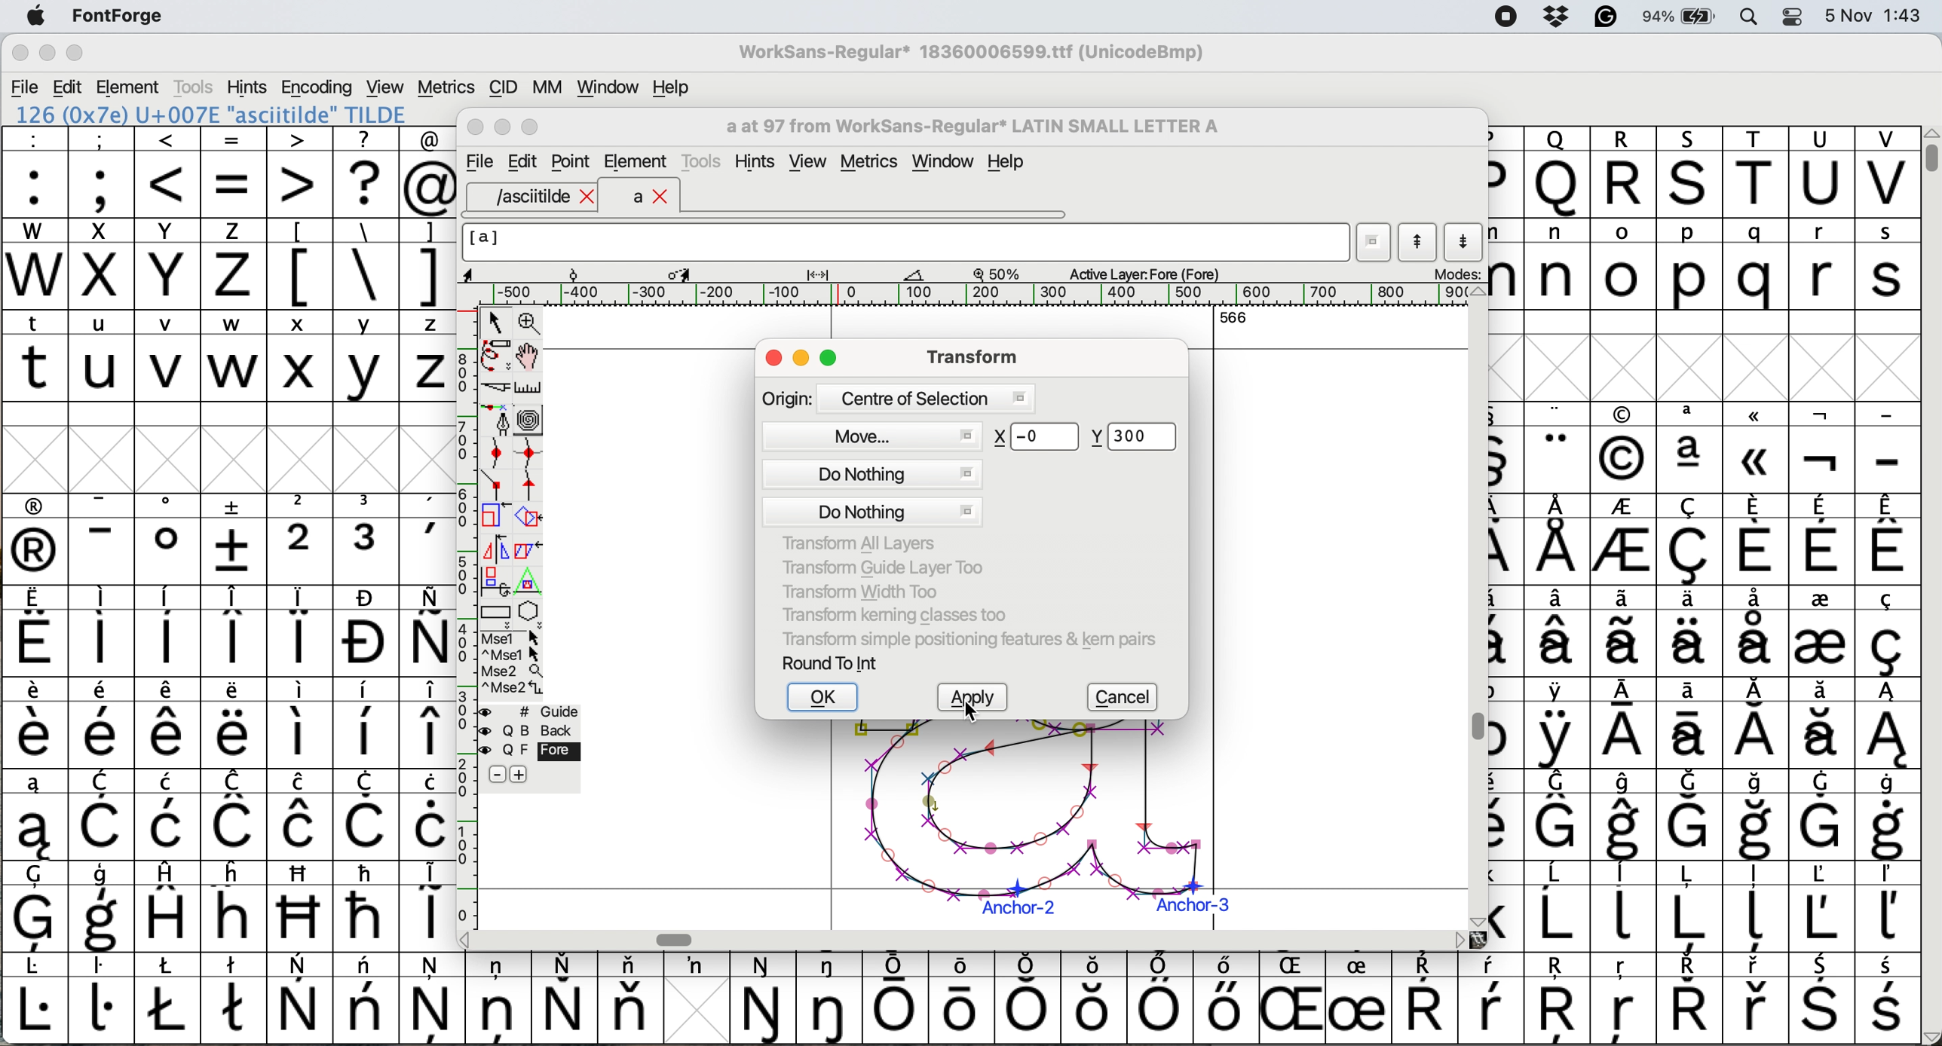 The height and width of the screenshot is (1046, 1942). I want to click on , so click(236, 905).